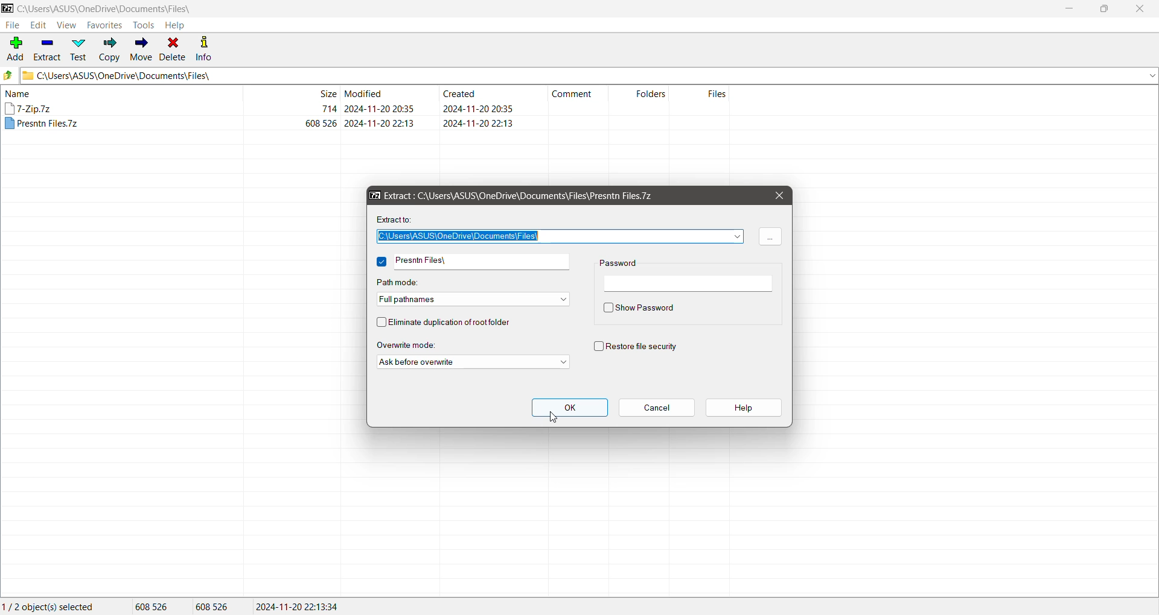 This screenshot has height=615, width=1159. Describe the element at coordinates (770, 236) in the screenshot. I see `Browse for more locations` at that location.